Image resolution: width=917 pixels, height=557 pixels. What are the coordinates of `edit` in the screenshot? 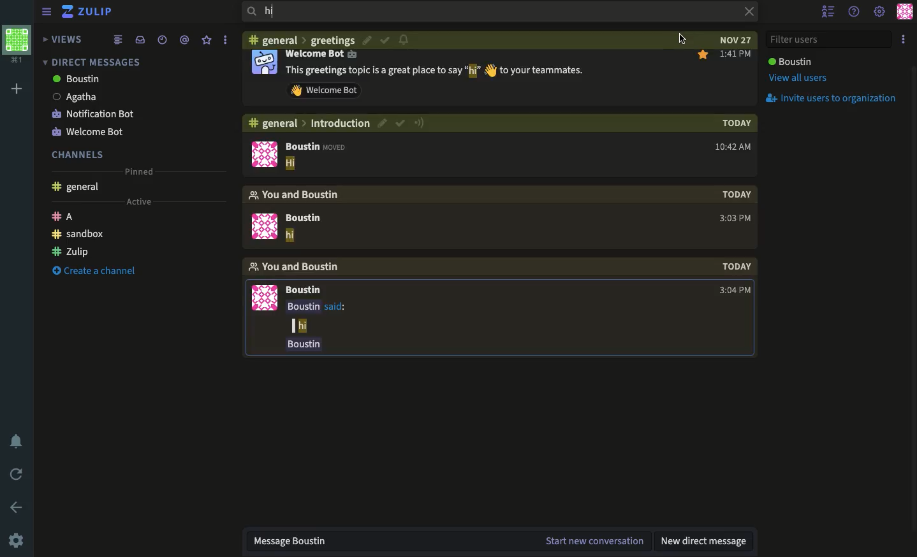 It's located at (383, 124).